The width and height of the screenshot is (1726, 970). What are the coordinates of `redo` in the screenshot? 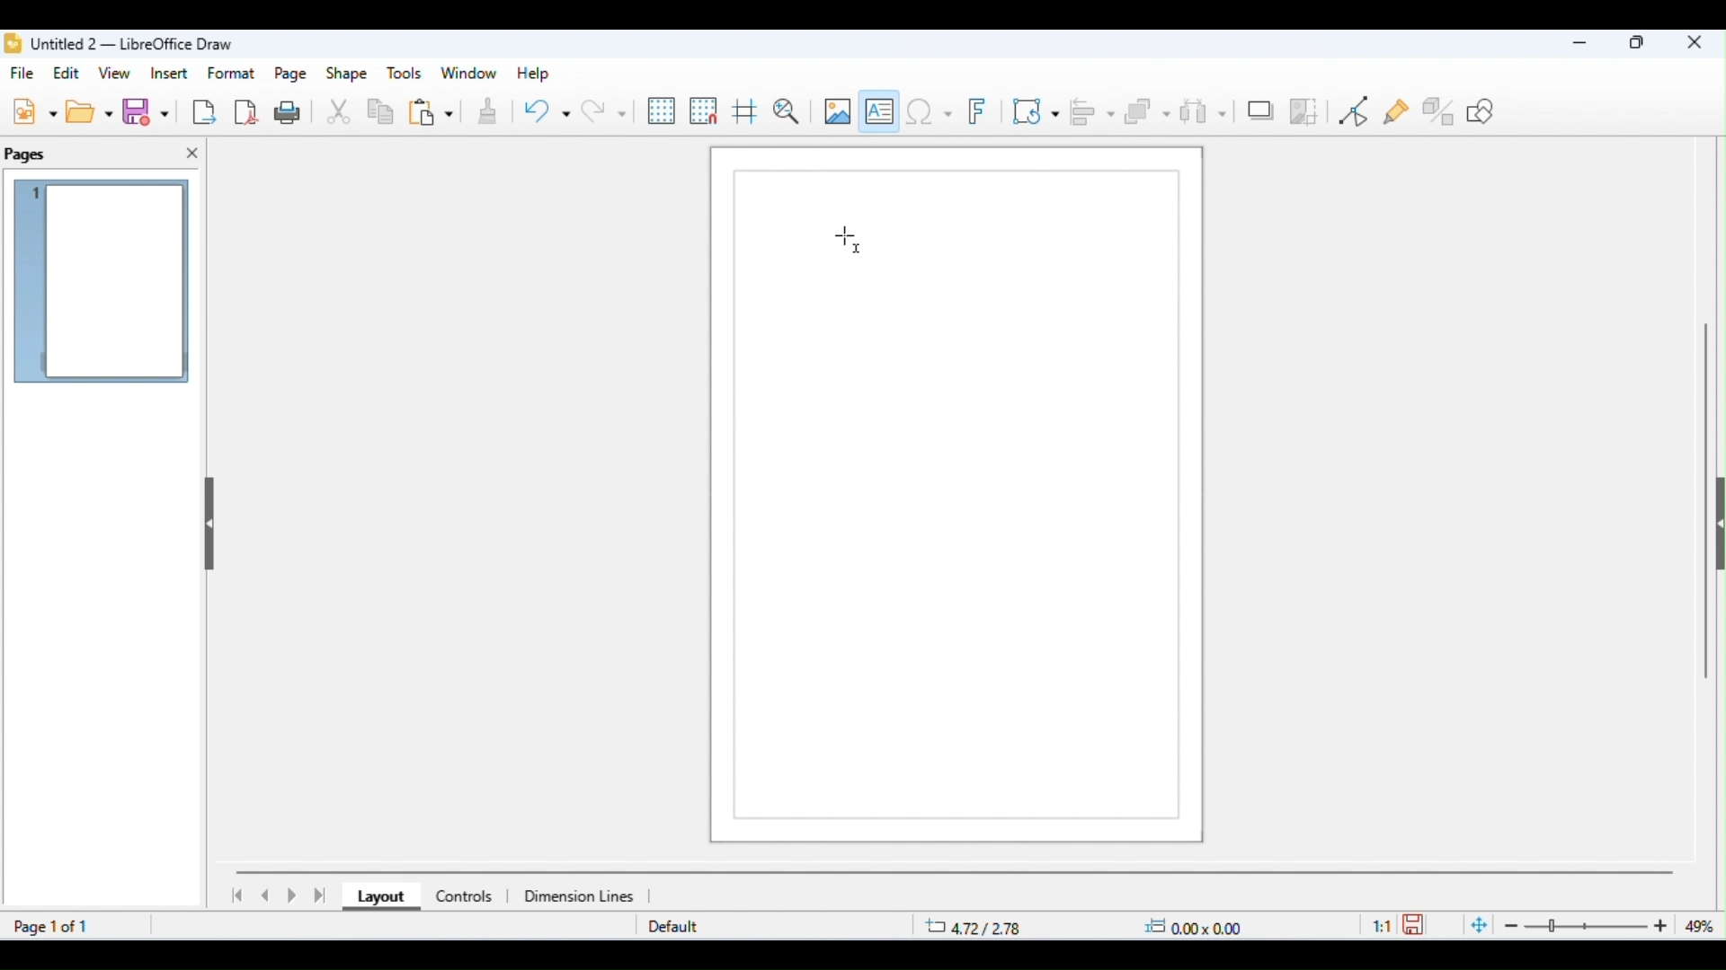 It's located at (603, 110).